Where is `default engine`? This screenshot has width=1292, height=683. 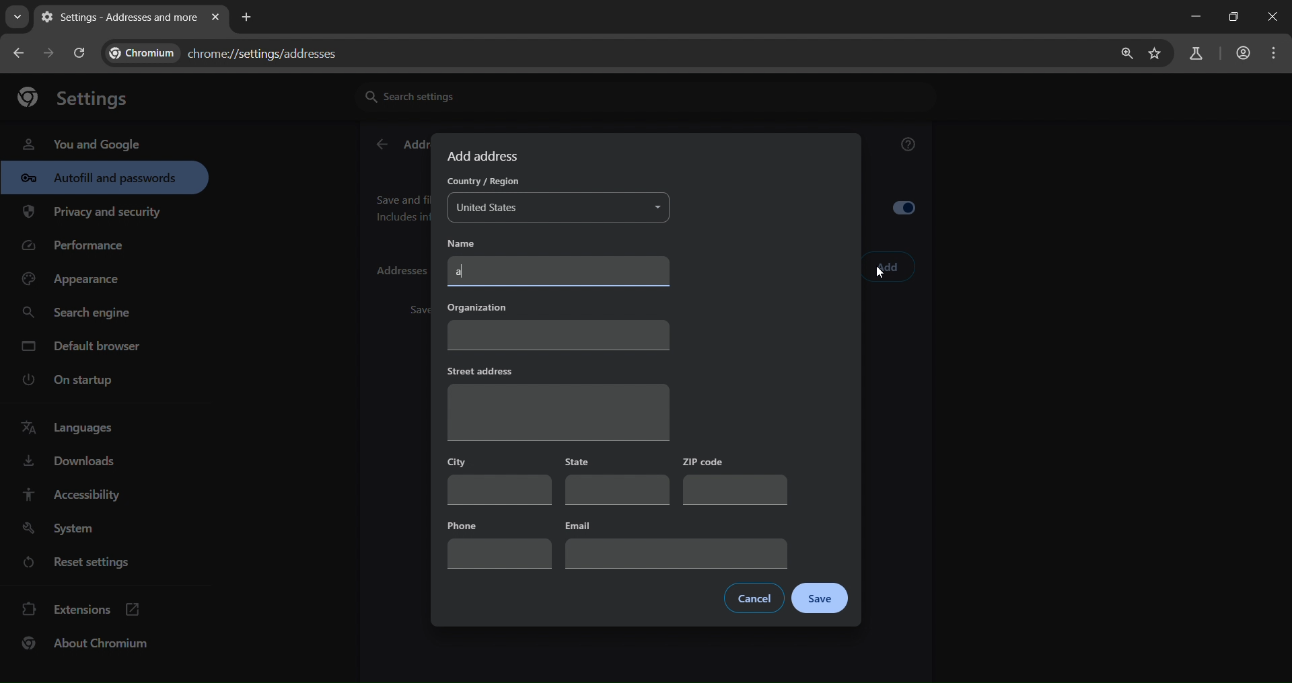
default engine is located at coordinates (83, 348).